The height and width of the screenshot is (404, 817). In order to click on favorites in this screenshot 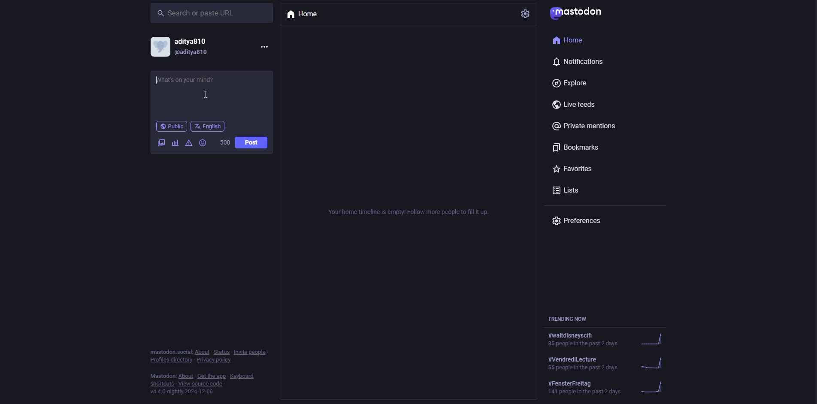, I will do `click(577, 170)`.